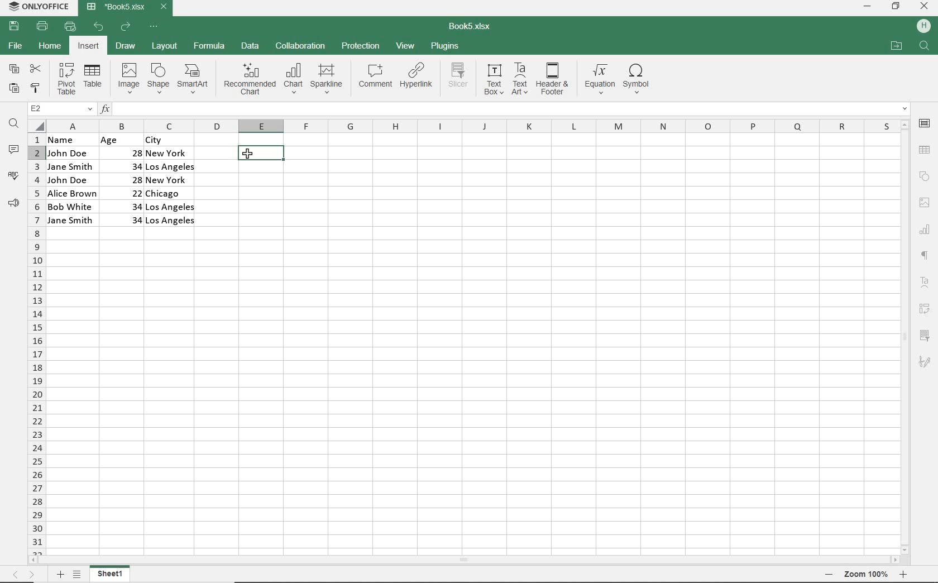  I want to click on FEEDBACK & SUPPORT, so click(13, 203).